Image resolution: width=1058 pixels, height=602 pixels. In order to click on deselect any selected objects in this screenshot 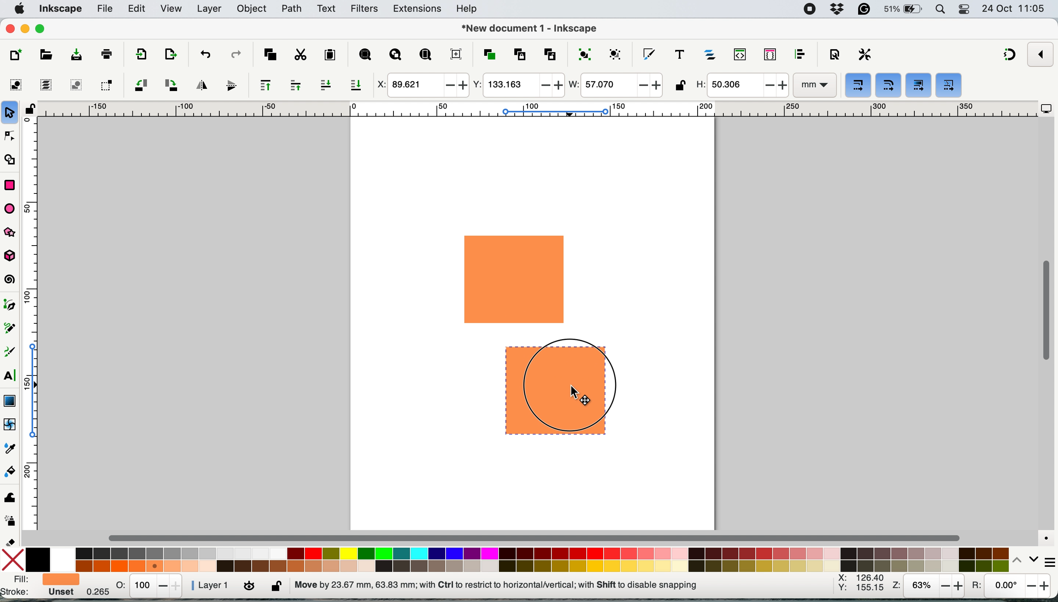, I will do `click(75, 85)`.